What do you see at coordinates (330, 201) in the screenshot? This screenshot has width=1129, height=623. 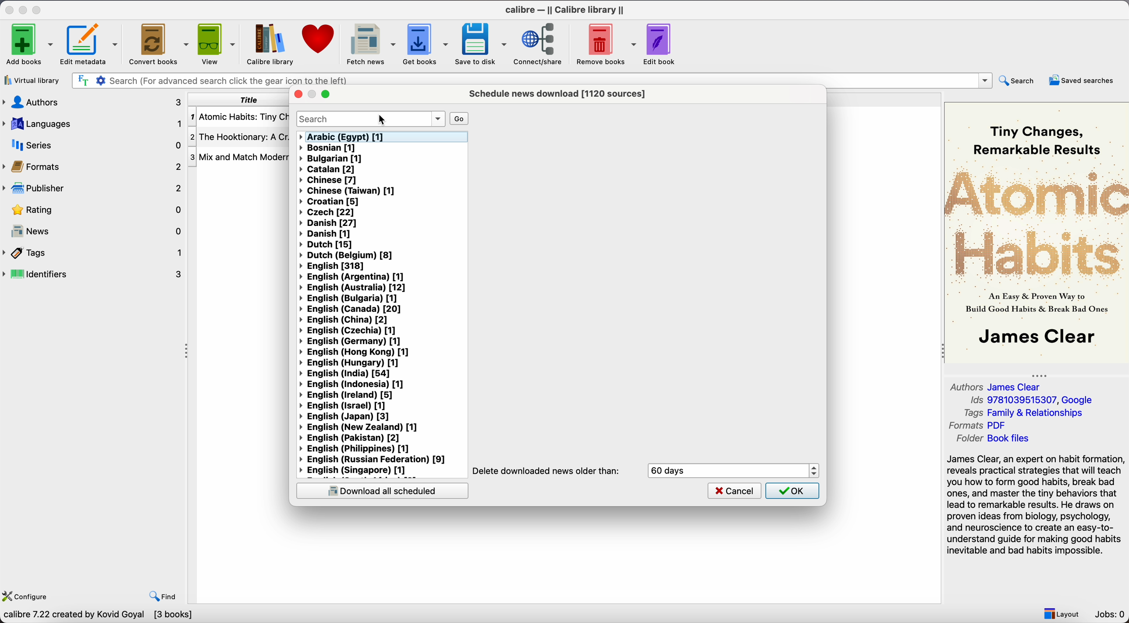 I see `Croatian` at bounding box center [330, 201].